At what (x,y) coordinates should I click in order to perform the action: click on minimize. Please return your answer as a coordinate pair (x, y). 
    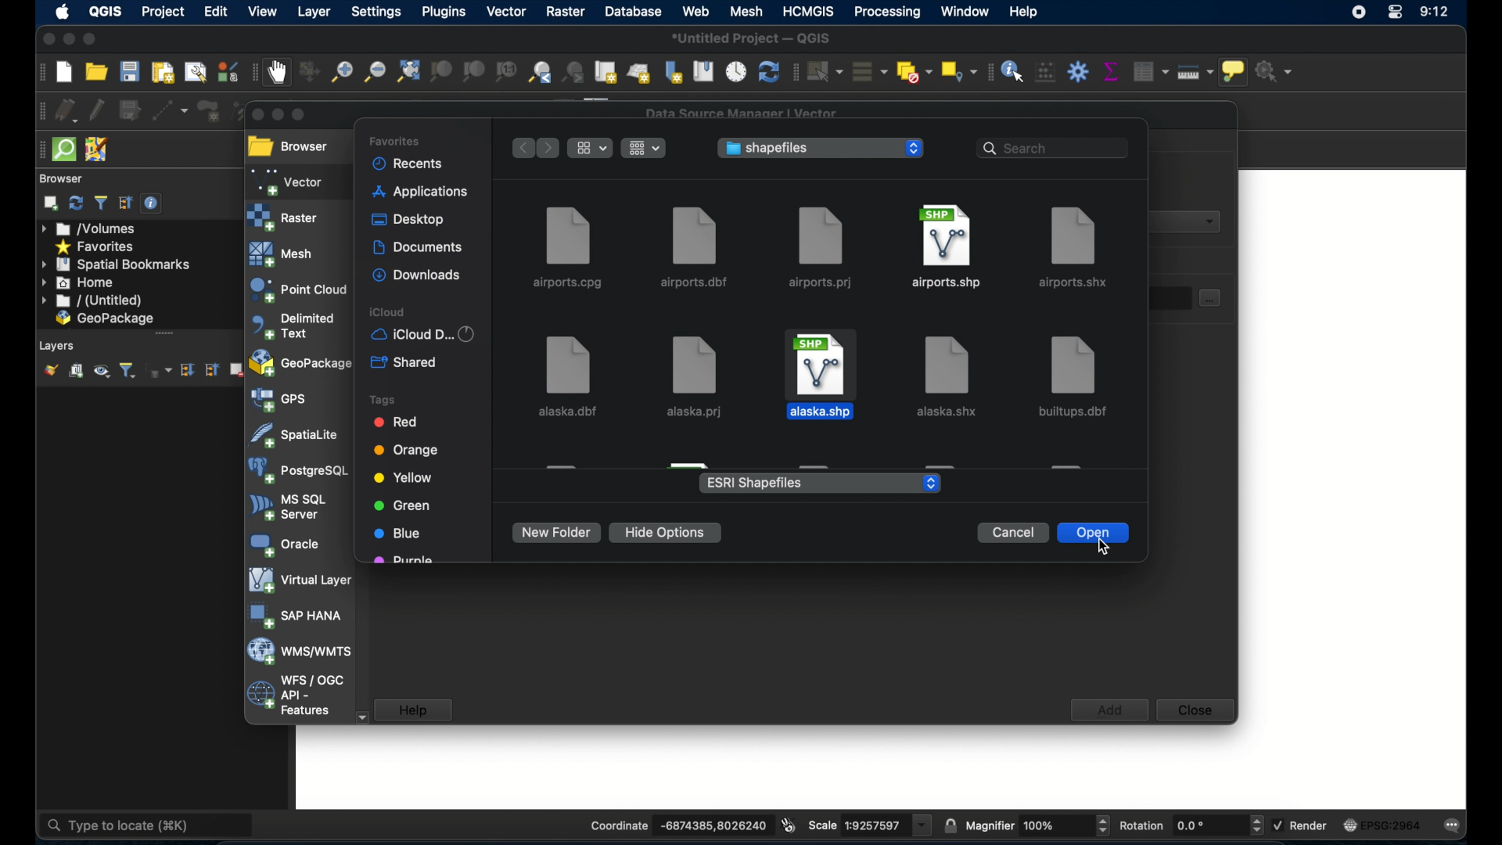
    Looking at the image, I should click on (69, 40).